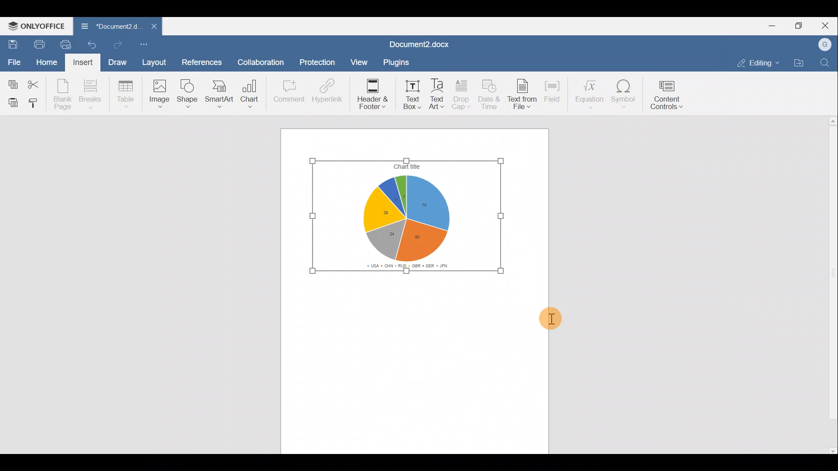  What do you see at coordinates (218, 93) in the screenshot?
I see `SmartArt` at bounding box center [218, 93].